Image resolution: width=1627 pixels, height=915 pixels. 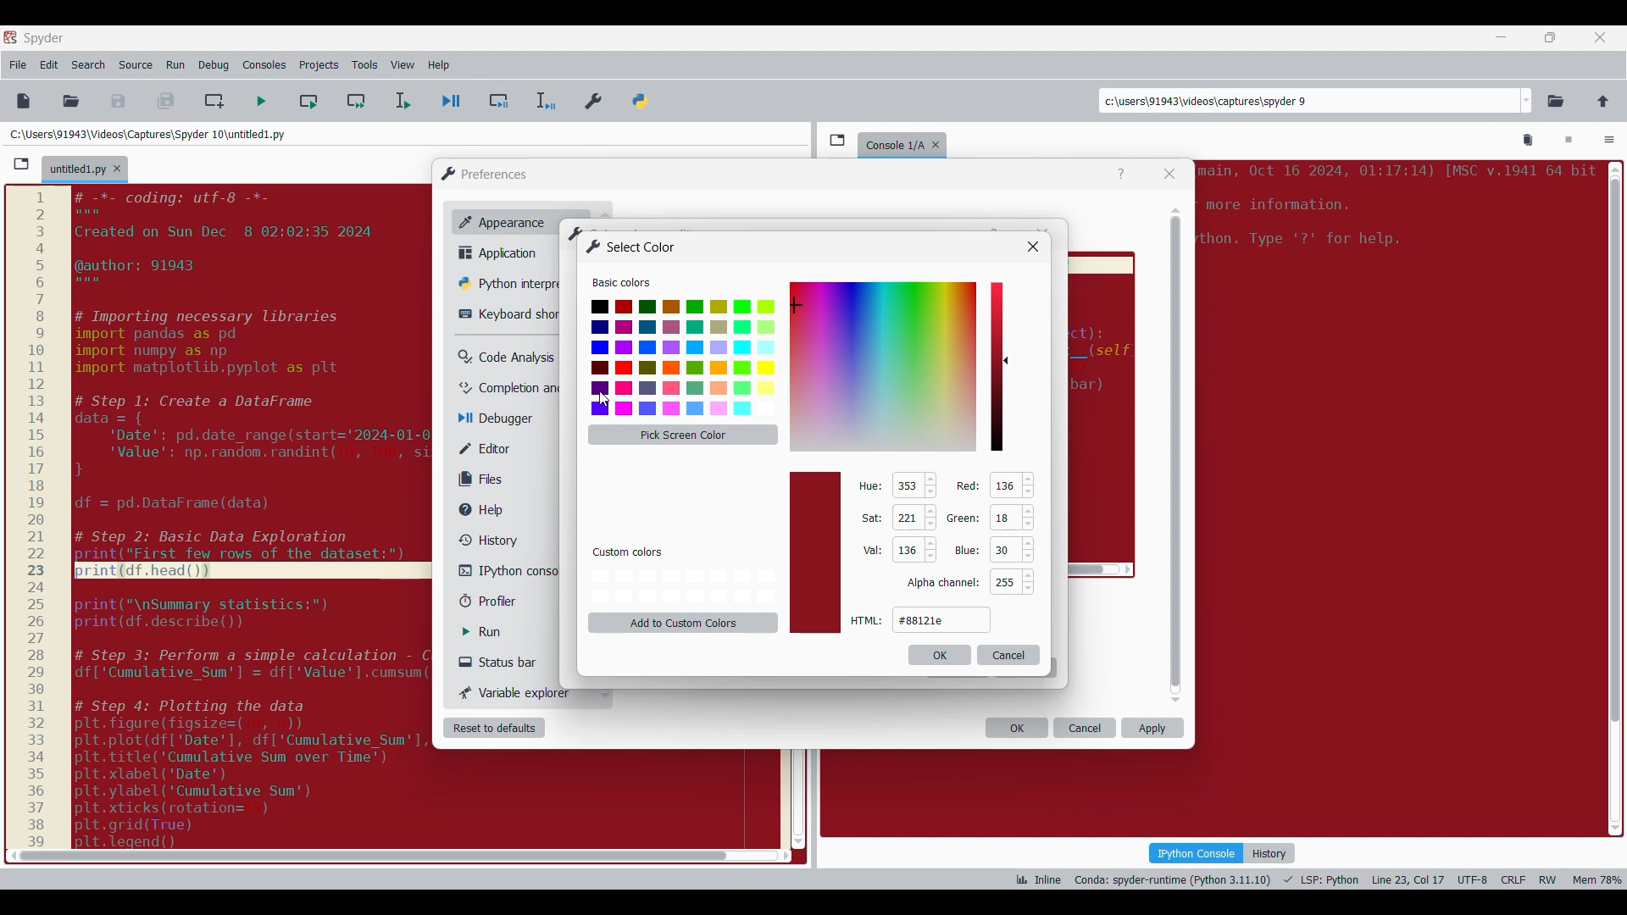 What do you see at coordinates (36, 518) in the screenshot?
I see `scale` at bounding box center [36, 518].